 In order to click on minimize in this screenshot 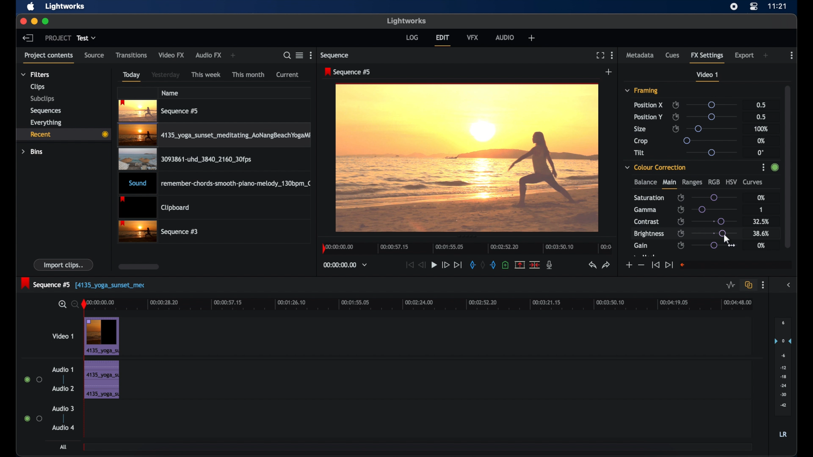, I will do `click(35, 21)`.